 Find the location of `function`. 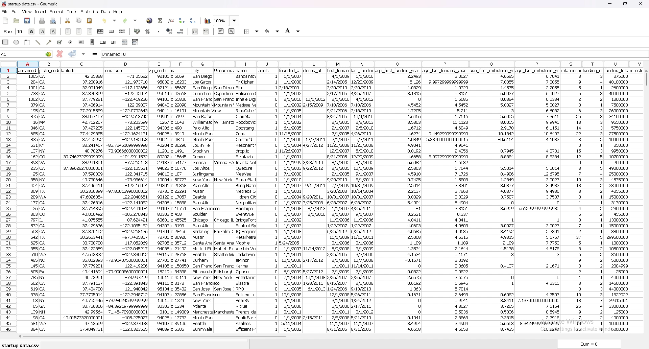

function is located at coordinates (172, 21).